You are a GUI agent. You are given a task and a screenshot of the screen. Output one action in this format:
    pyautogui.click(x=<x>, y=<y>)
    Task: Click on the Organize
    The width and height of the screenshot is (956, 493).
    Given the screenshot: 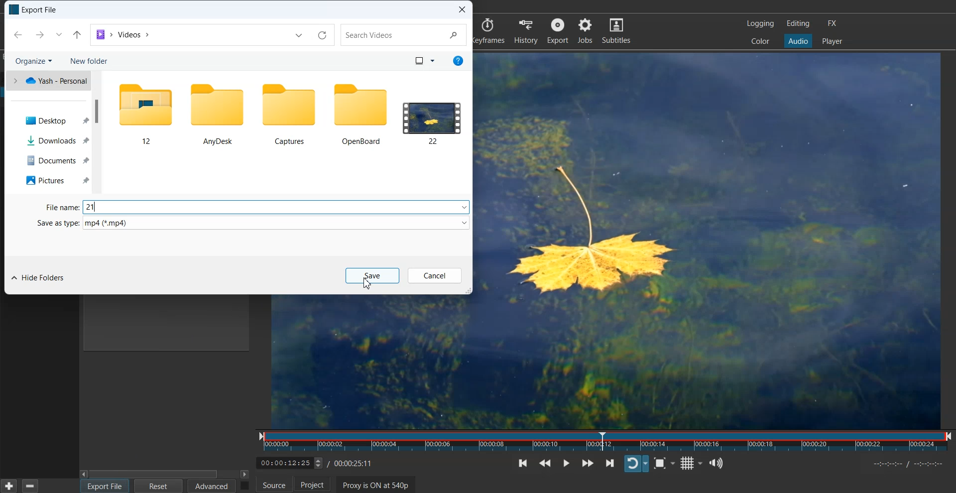 What is the action you would take?
    pyautogui.click(x=37, y=60)
    